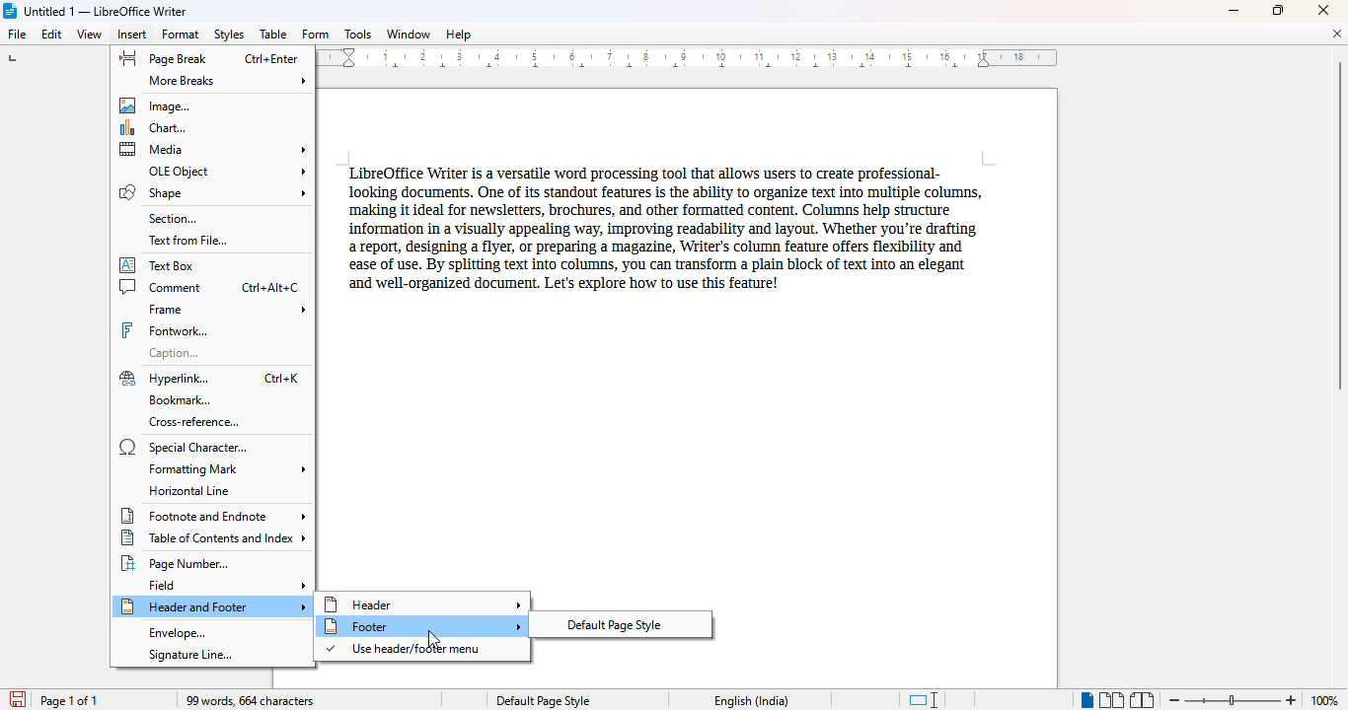 The image size is (1348, 710). I want to click on envelope, so click(177, 633).